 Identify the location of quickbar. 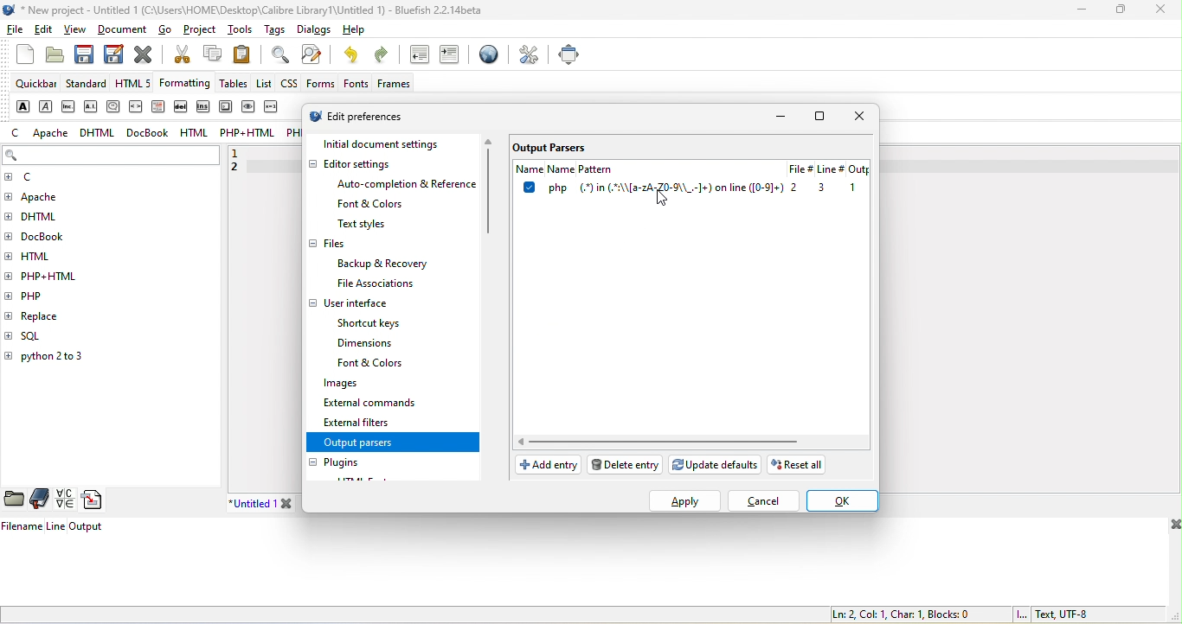
(35, 85).